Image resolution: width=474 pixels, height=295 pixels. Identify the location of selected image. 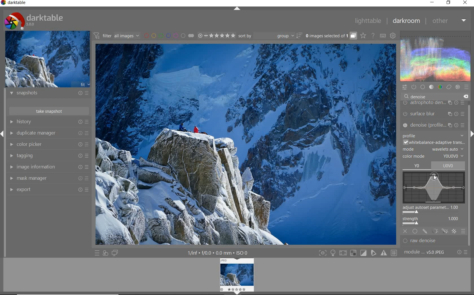
(244, 145).